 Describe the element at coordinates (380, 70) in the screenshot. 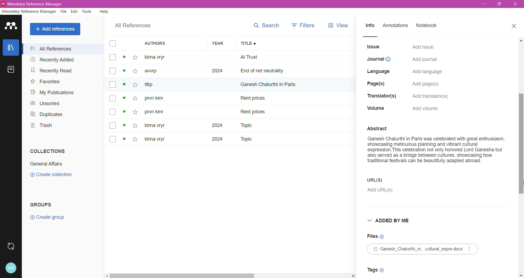

I see `Language` at that location.